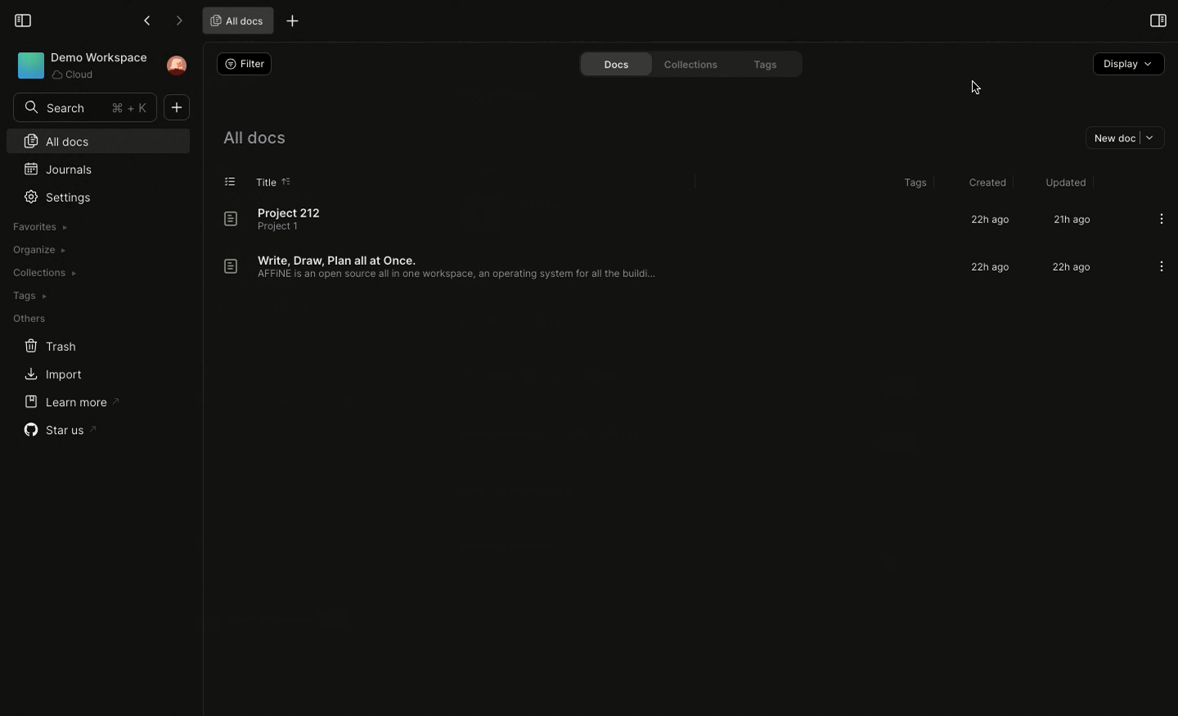  Describe the element at coordinates (1127, 65) in the screenshot. I see `Display` at that location.